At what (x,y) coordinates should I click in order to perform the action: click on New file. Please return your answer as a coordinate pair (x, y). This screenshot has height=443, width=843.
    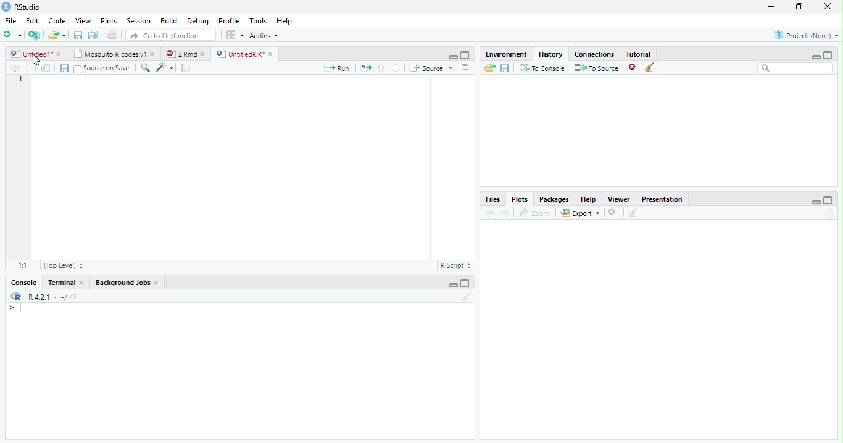
    Looking at the image, I should click on (12, 35).